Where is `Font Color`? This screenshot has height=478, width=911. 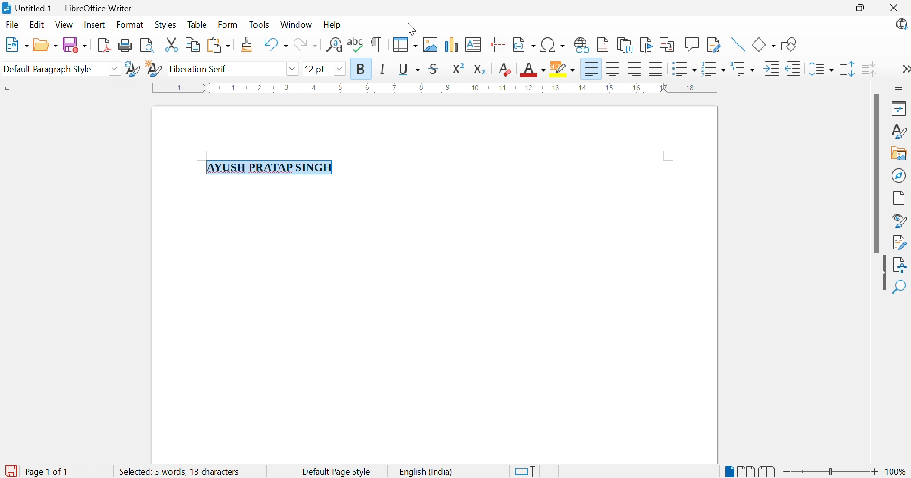
Font Color is located at coordinates (531, 70).